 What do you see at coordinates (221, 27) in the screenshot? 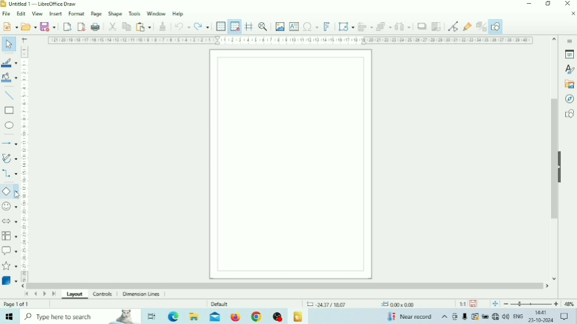
I see `Display Grid` at bounding box center [221, 27].